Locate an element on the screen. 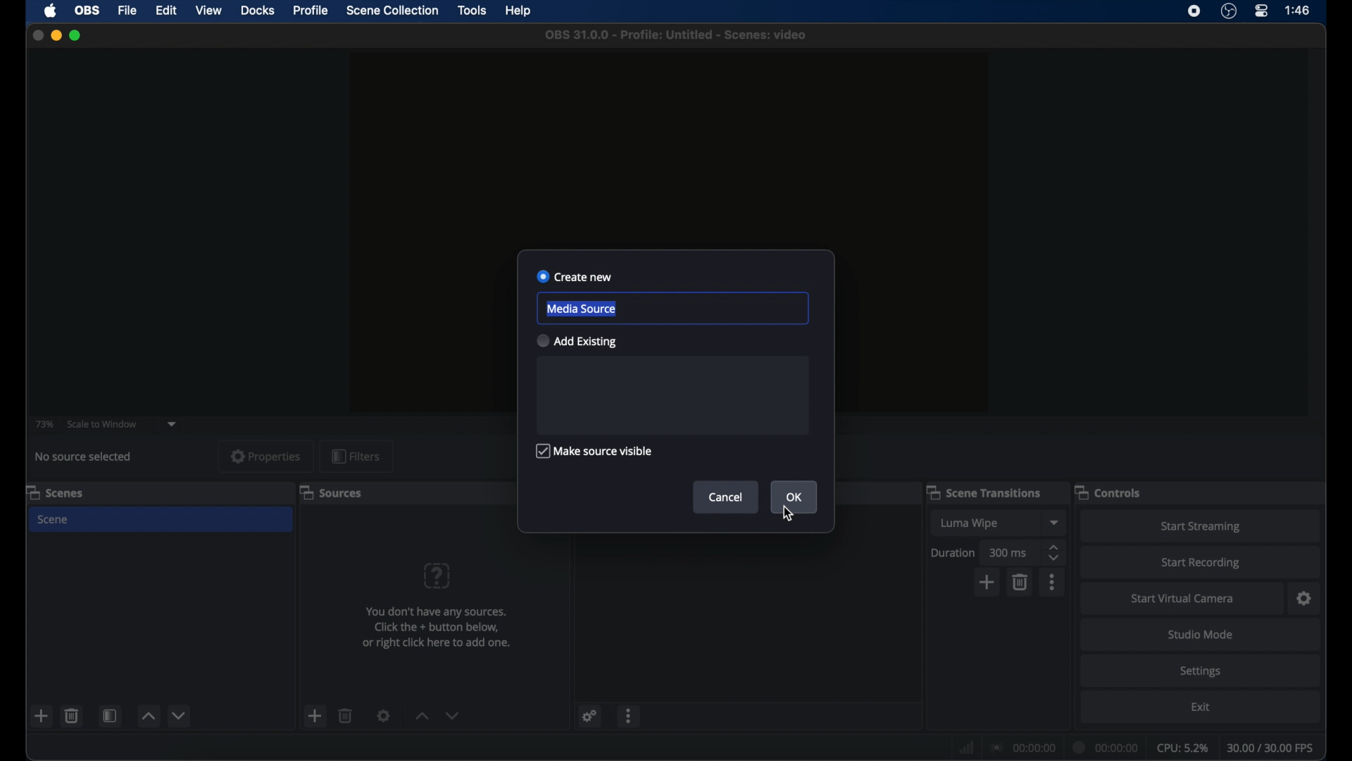 The width and height of the screenshot is (1352, 761). fps is located at coordinates (1272, 748).